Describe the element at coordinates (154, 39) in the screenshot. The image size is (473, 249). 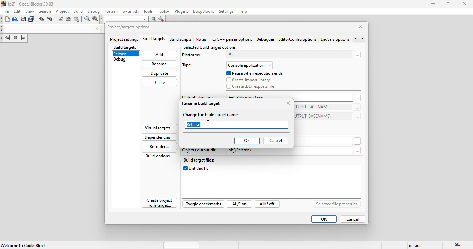
I see `build targets` at that location.